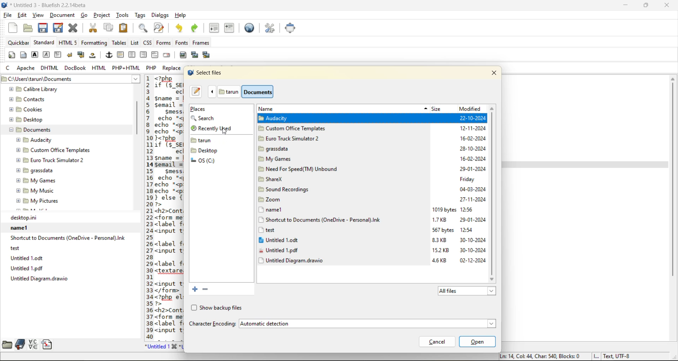 The width and height of the screenshot is (678, 361). I want to click on name1, so click(69, 227).